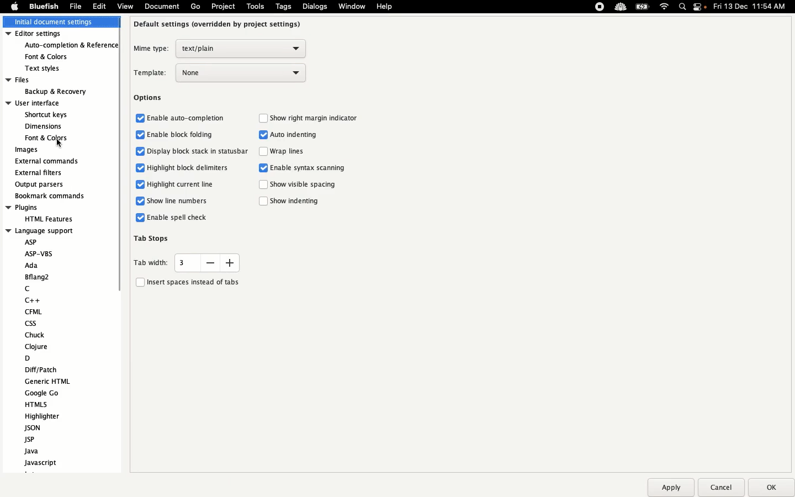 This screenshot has width=795, height=497. I want to click on HTML feature, so click(46, 218).